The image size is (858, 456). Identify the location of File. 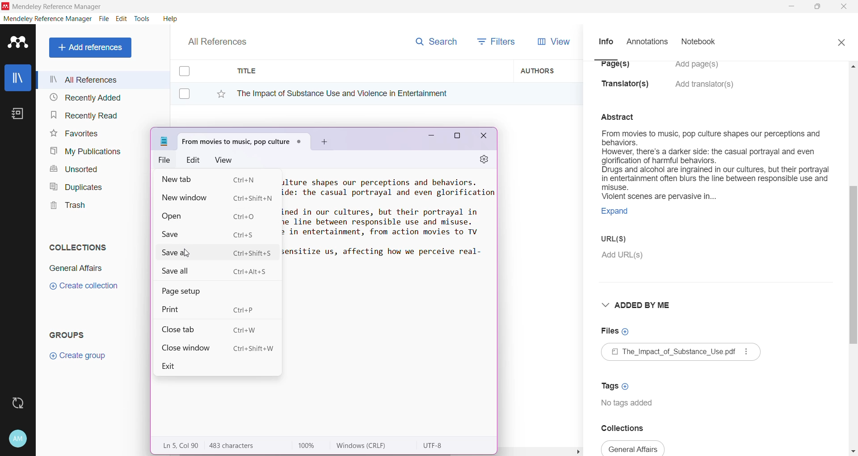
(166, 160).